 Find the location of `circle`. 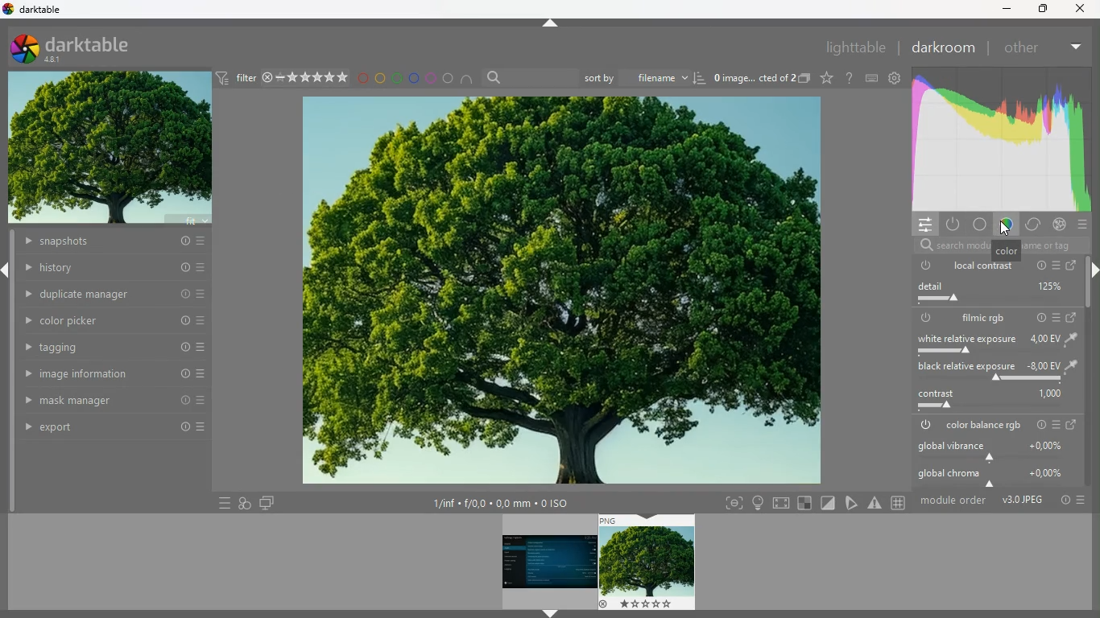

circle is located at coordinates (449, 79).